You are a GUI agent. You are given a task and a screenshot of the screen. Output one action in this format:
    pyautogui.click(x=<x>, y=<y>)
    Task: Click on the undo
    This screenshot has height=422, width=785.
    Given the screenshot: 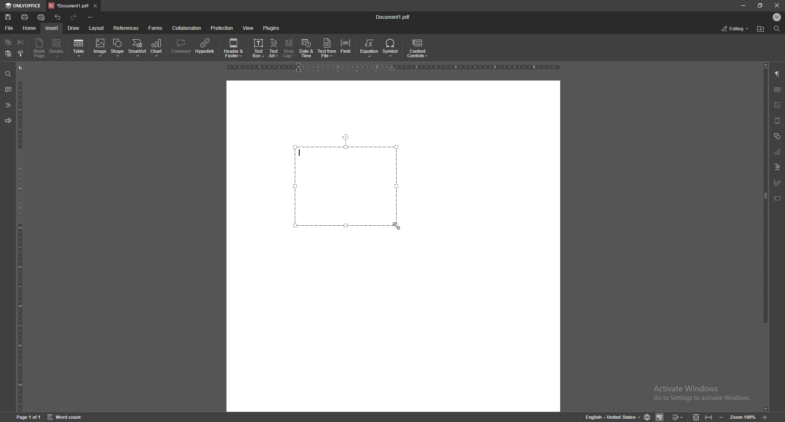 What is the action you would take?
    pyautogui.click(x=59, y=17)
    